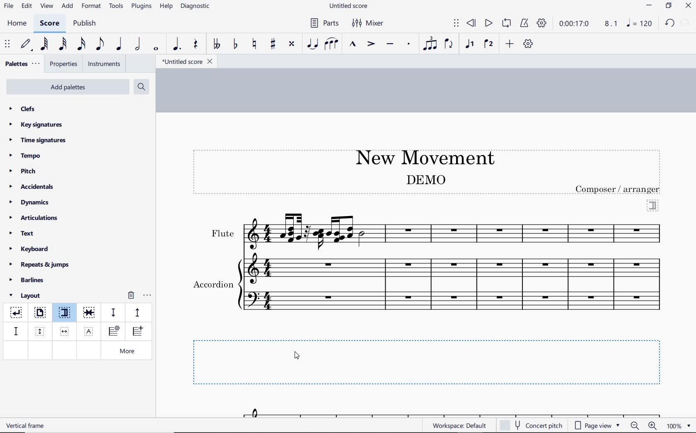 The height and width of the screenshot is (433, 696). What do you see at coordinates (136, 332) in the screenshot?
I see `insert one measure before selection` at bounding box center [136, 332].